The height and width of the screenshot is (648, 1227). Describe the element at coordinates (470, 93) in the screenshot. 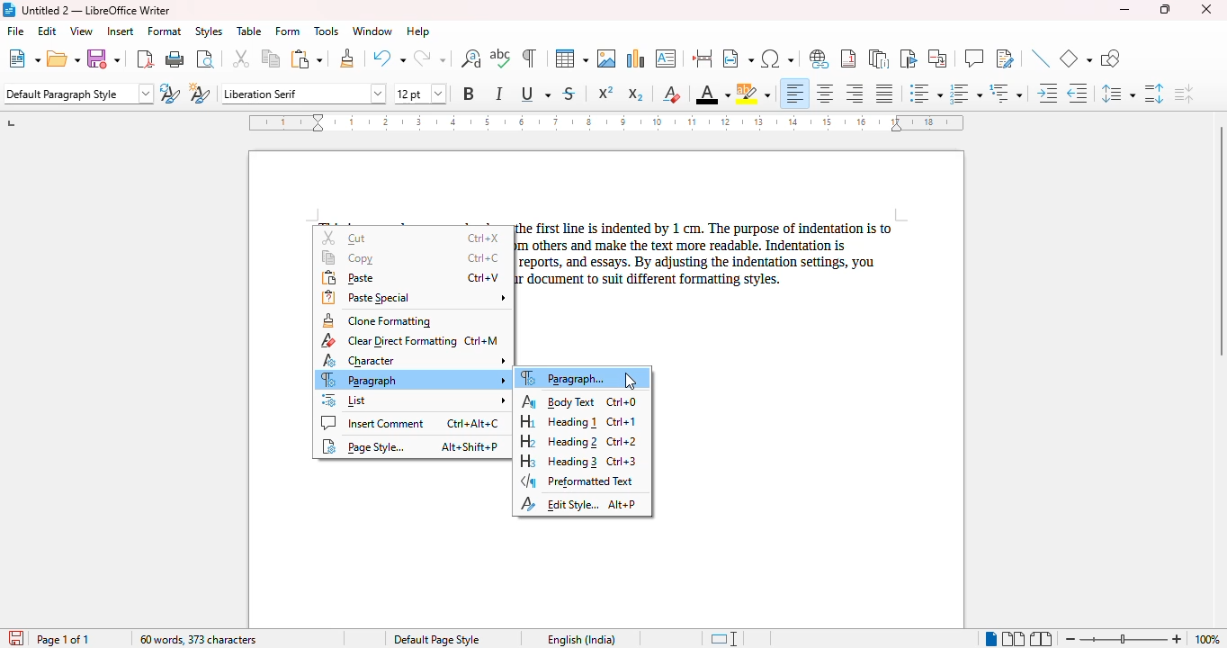

I see `bold` at that location.